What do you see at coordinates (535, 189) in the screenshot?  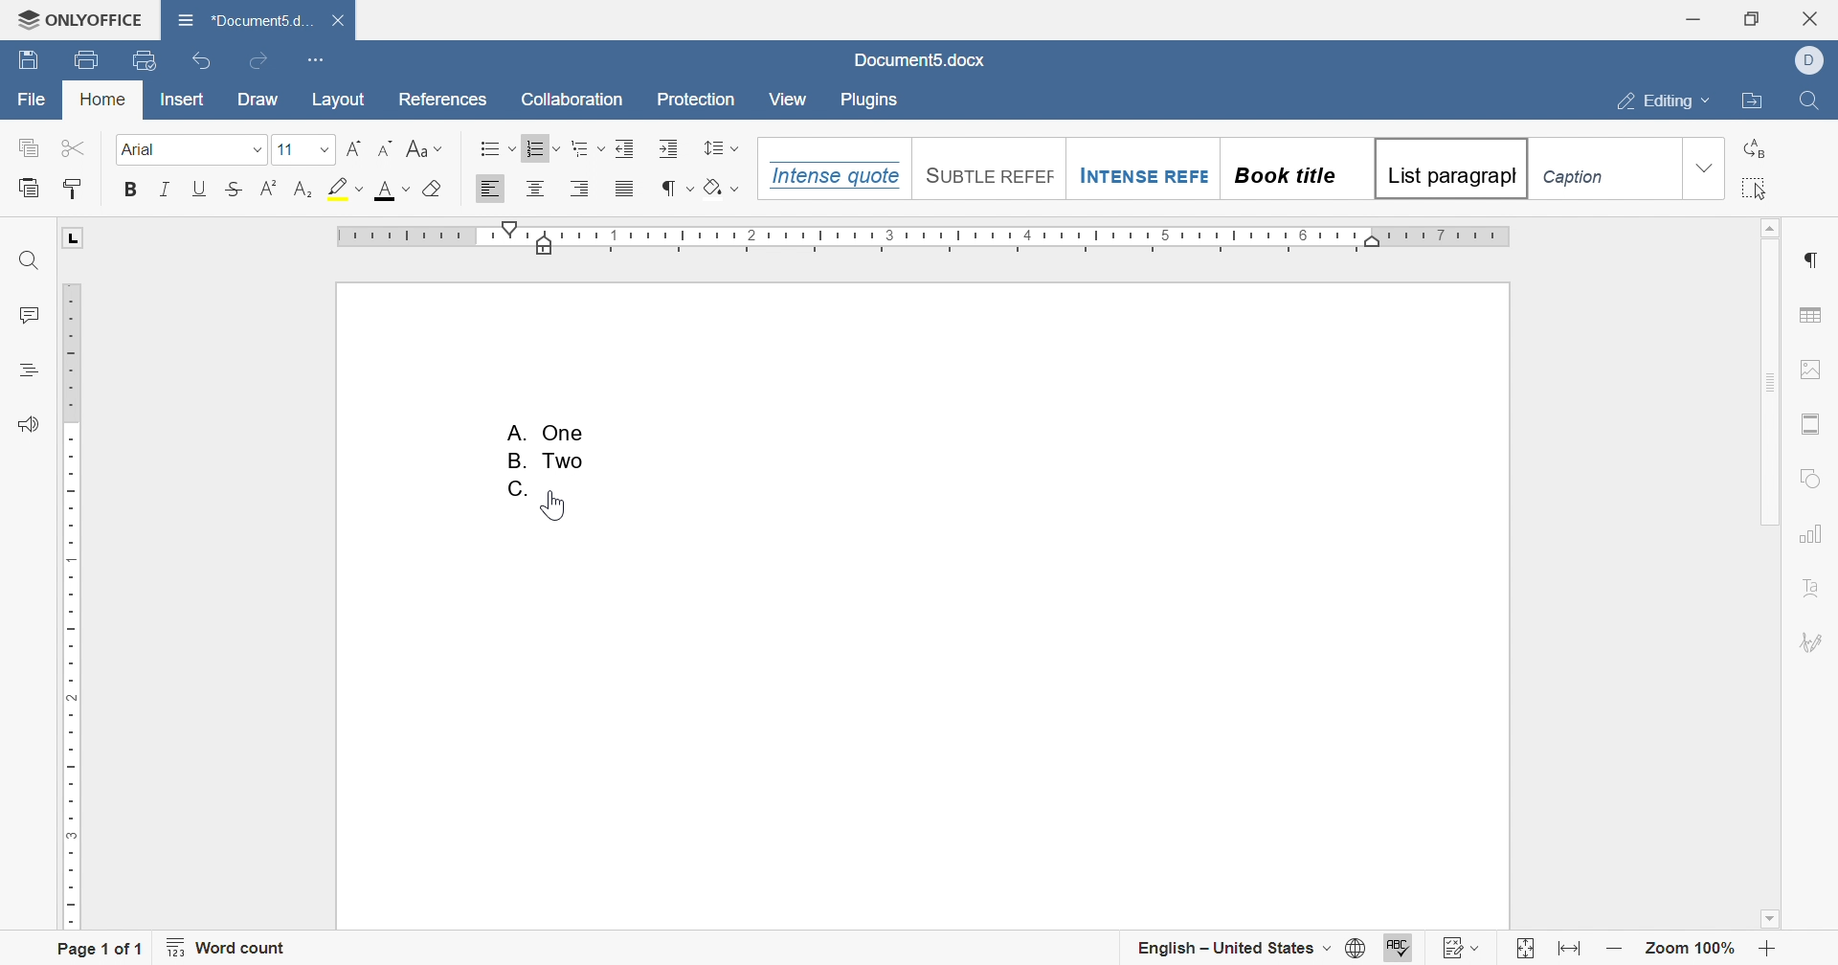 I see `Align Center` at bounding box center [535, 189].